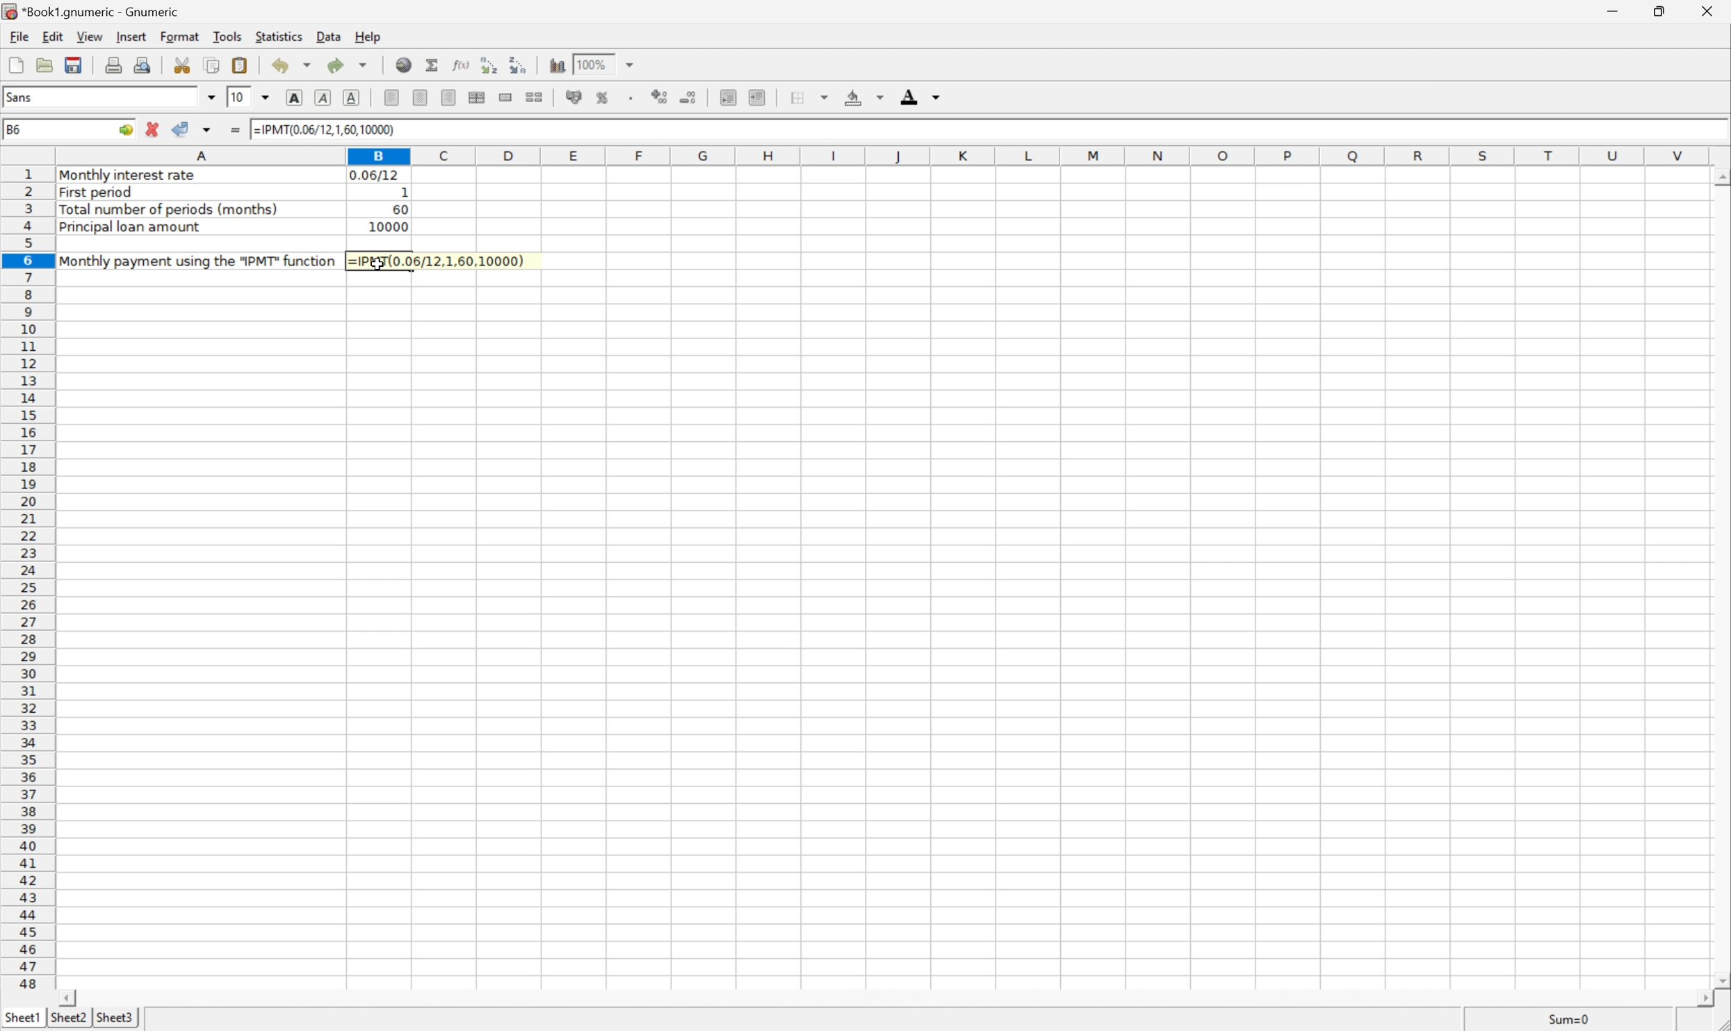  What do you see at coordinates (214, 66) in the screenshot?
I see `Copy selection` at bounding box center [214, 66].